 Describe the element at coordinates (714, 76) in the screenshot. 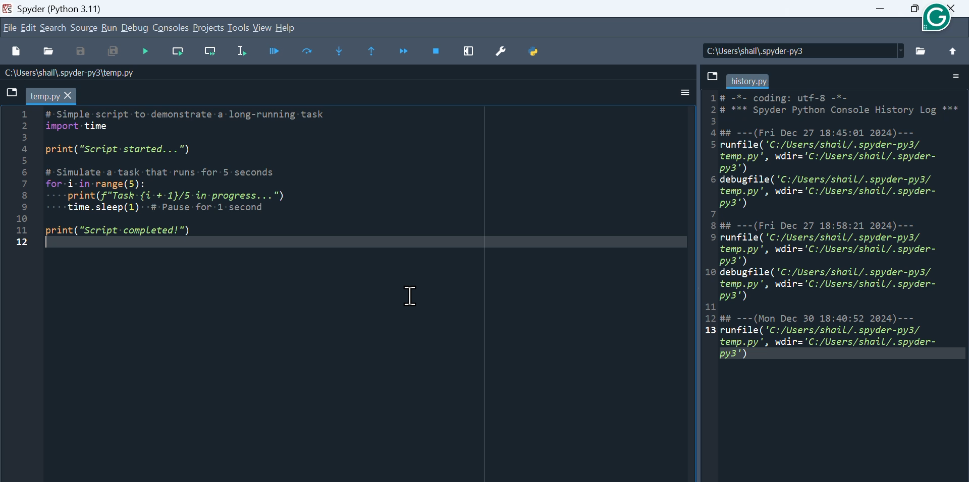

I see `save file` at that location.